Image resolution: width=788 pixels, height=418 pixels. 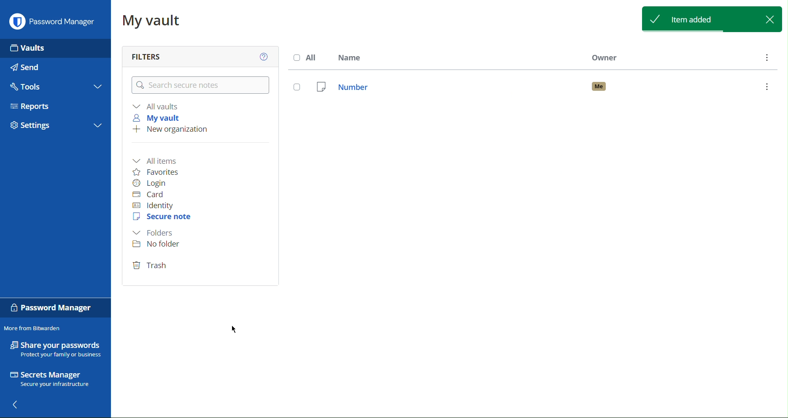 I want to click on All vaults, so click(x=156, y=106).